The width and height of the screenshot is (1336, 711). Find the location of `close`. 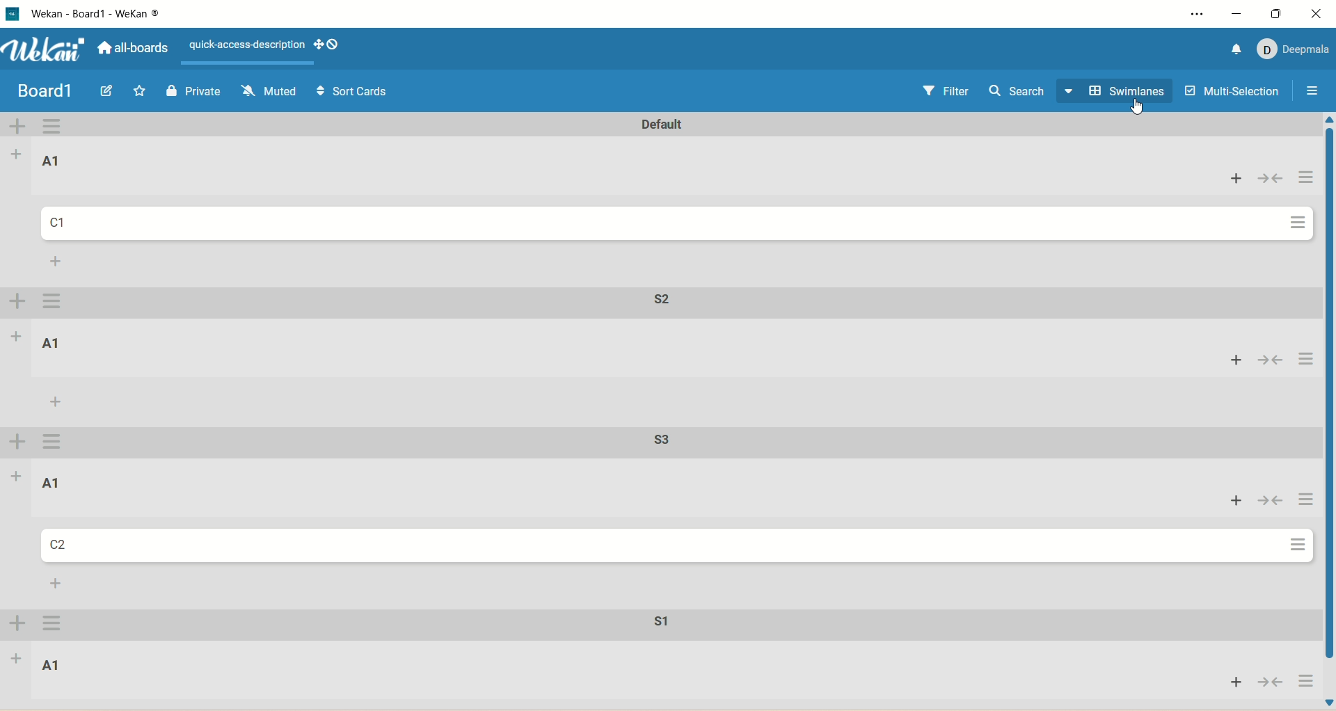

close is located at coordinates (1319, 13).